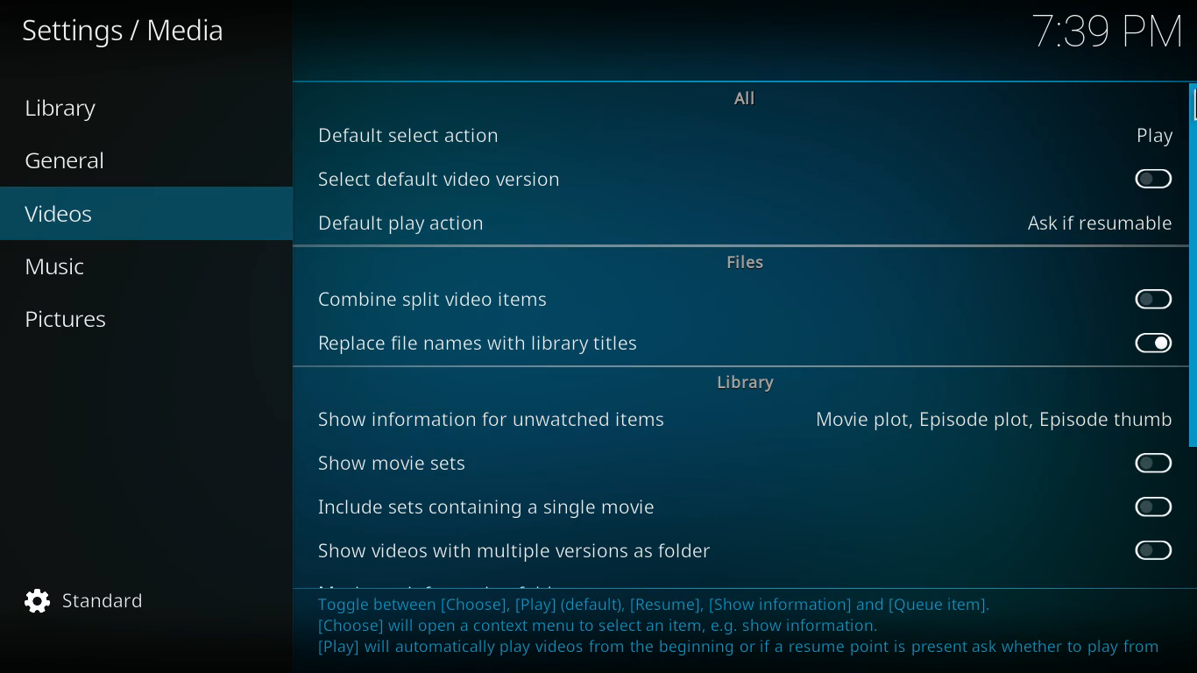  What do you see at coordinates (131, 320) in the screenshot?
I see `pictures` at bounding box center [131, 320].